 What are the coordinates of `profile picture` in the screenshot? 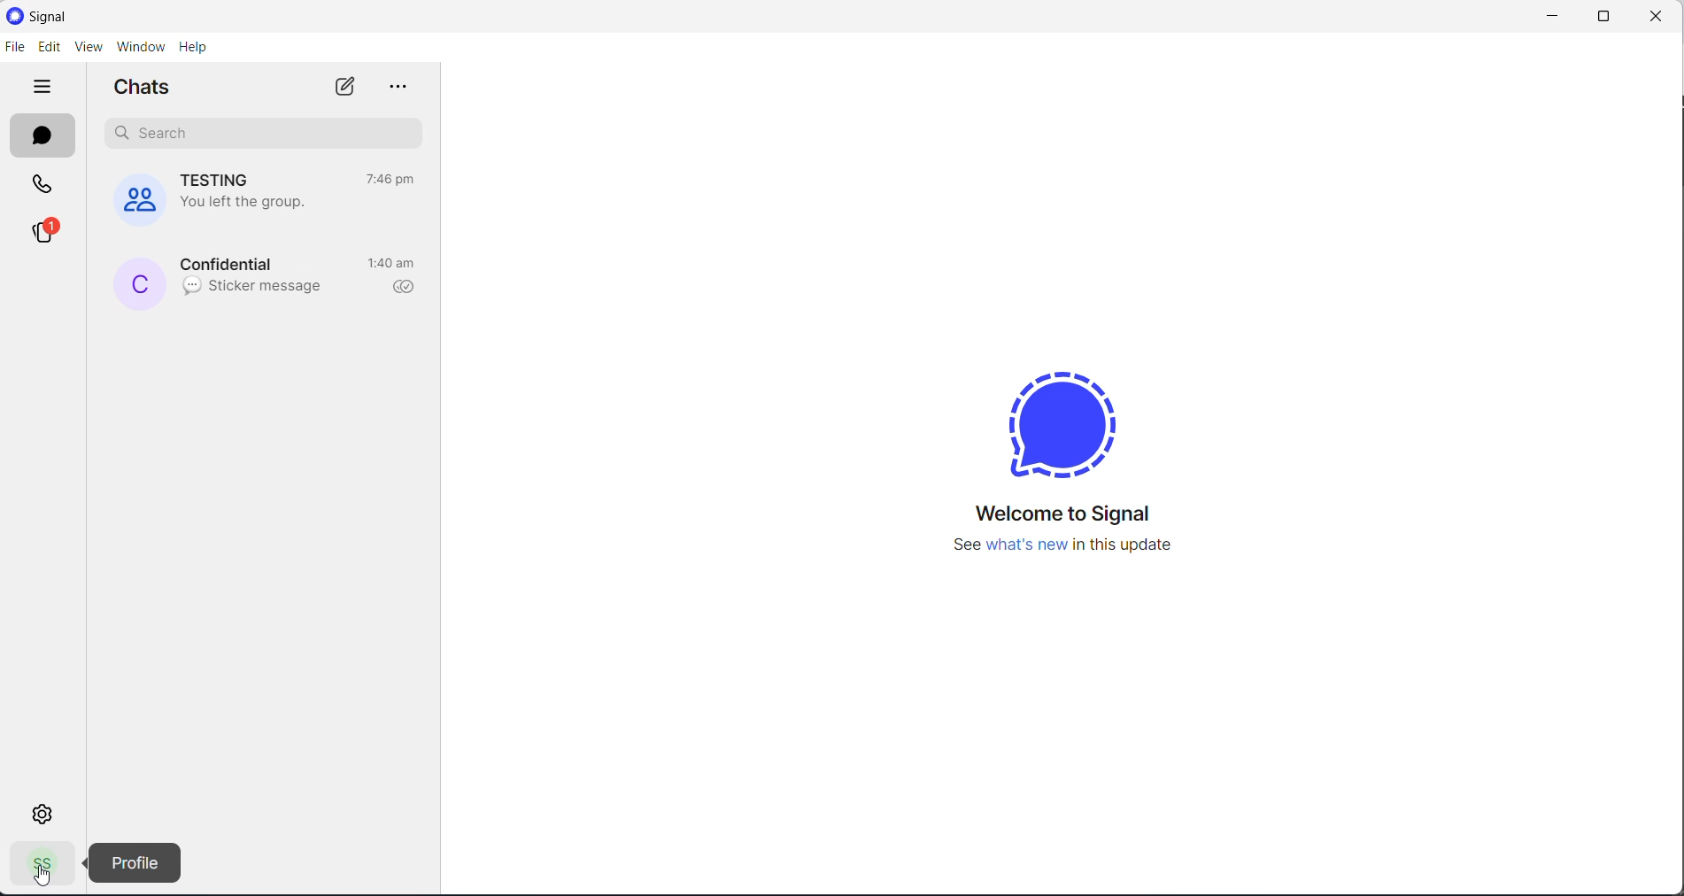 It's located at (135, 283).